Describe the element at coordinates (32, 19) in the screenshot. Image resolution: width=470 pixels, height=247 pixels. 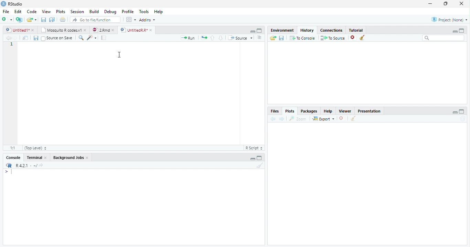
I see `Open Folder` at that location.